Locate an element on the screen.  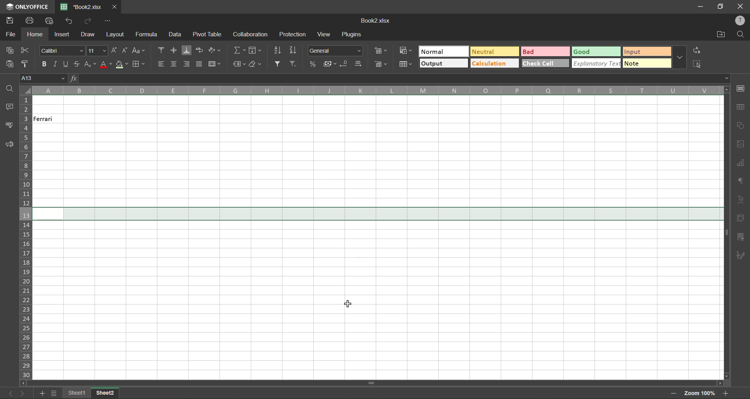
select all is located at coordinates (696, 64).